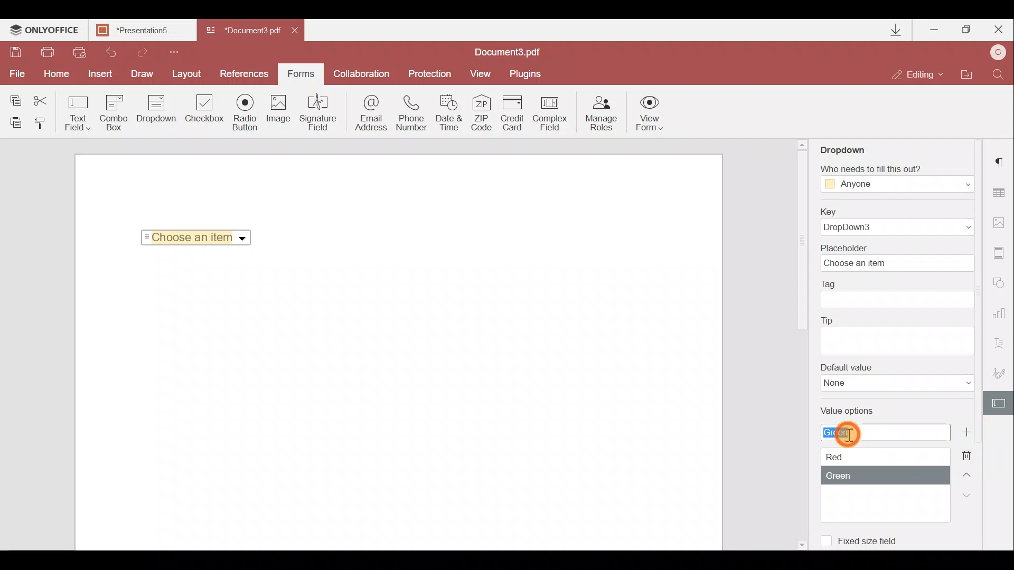 The image size is (1014, 570). Describe the element at coordinates (1002, 161) in the screenshot. I see `Paragraph settings` at that location.